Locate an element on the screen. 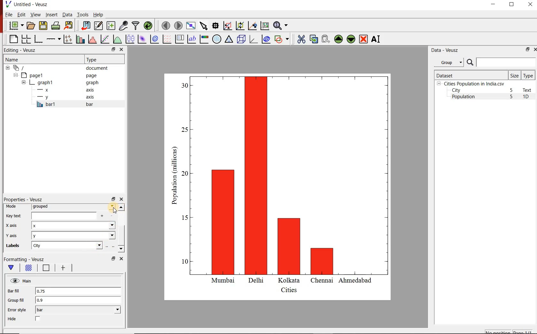 The height and width of the screenshot is (334, 537). y is located at coordinates (74, 236).